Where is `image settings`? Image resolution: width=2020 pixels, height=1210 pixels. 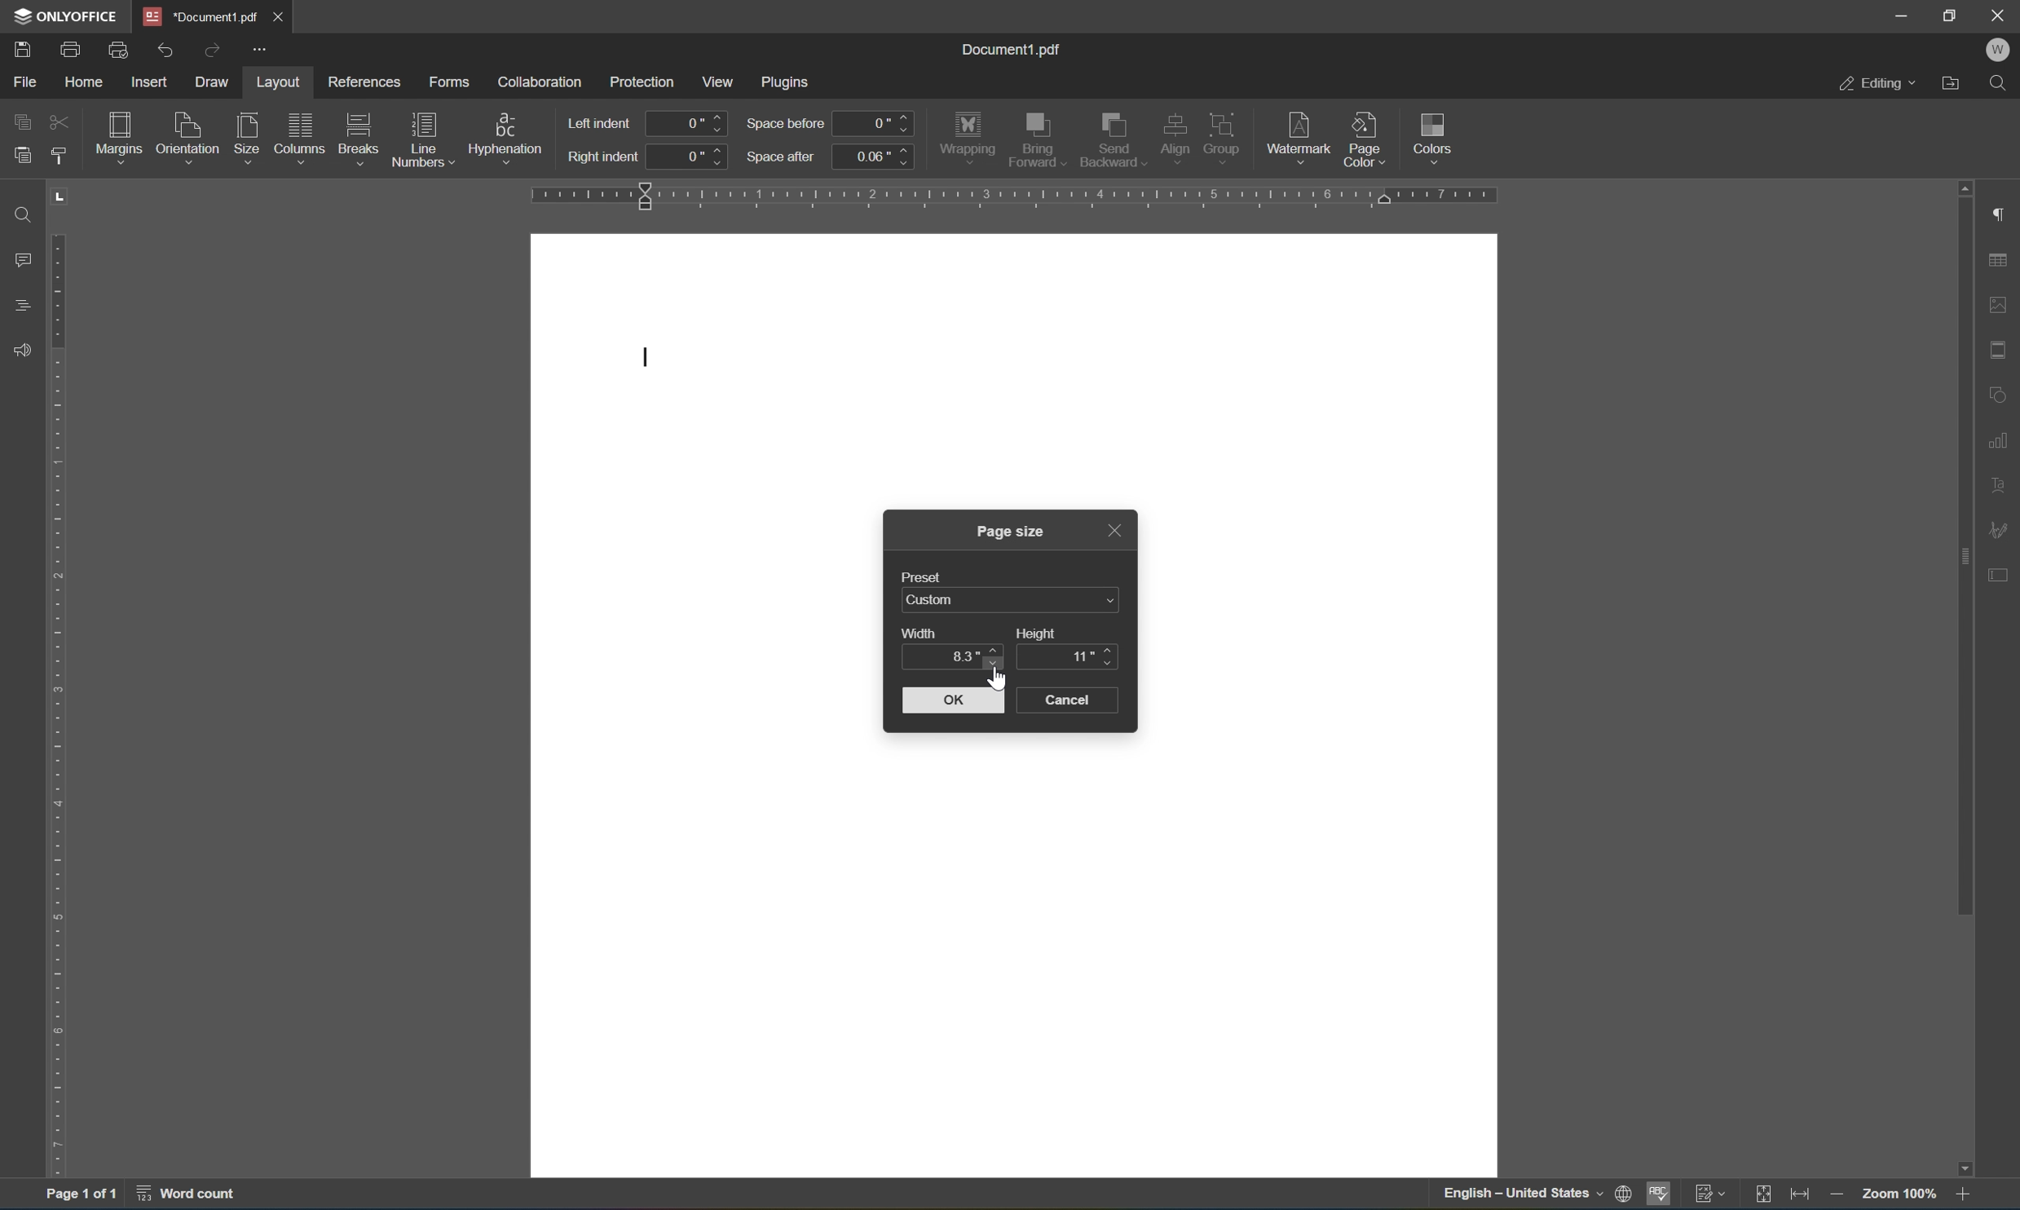 image settings is located at coordinates (2000, 307).